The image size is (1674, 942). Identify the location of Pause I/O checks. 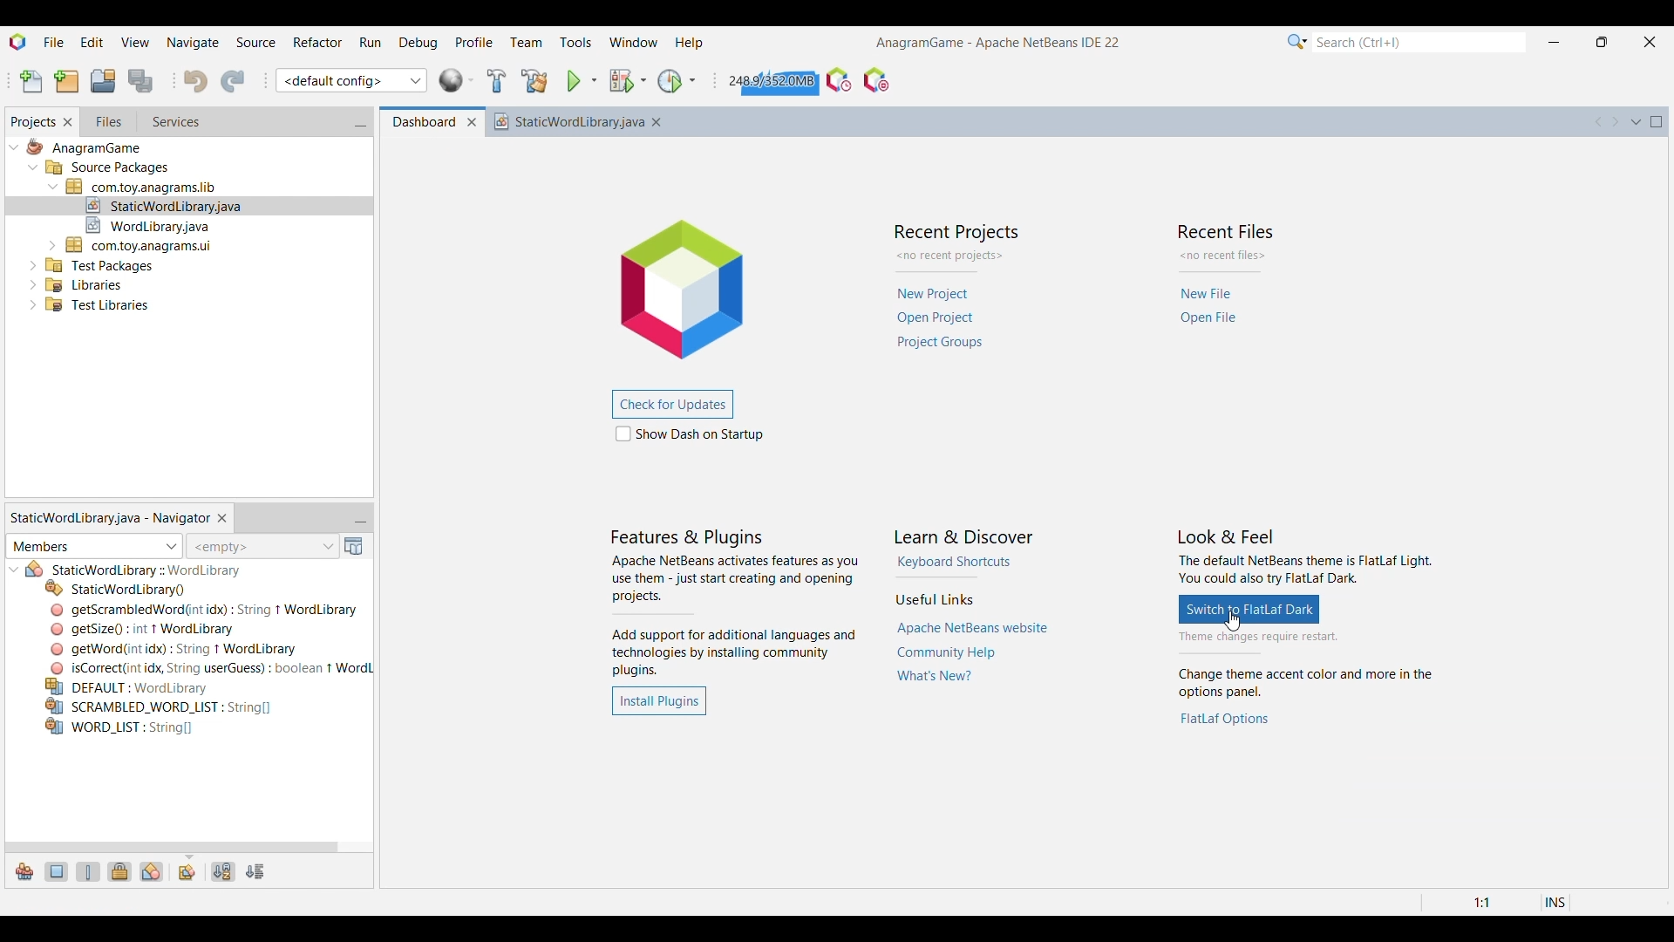
(876, 80).